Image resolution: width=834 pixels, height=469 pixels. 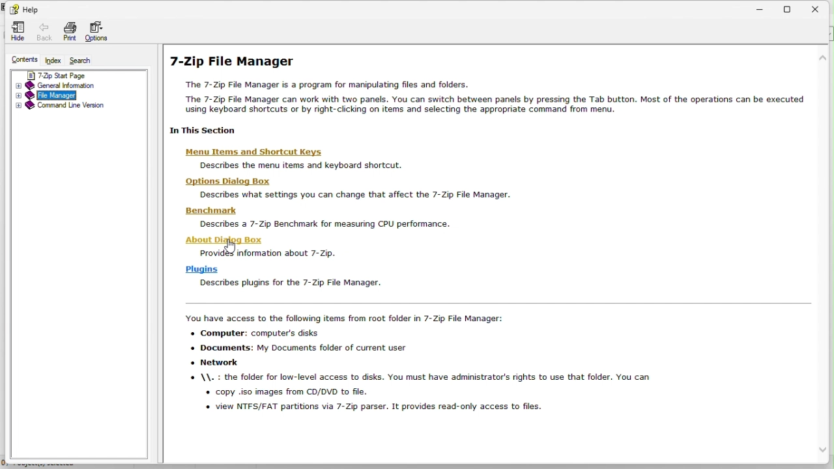 What do you see at coordinates (19, 59) in the screenshot?
I see `Content` at bounding box center [19, 59].